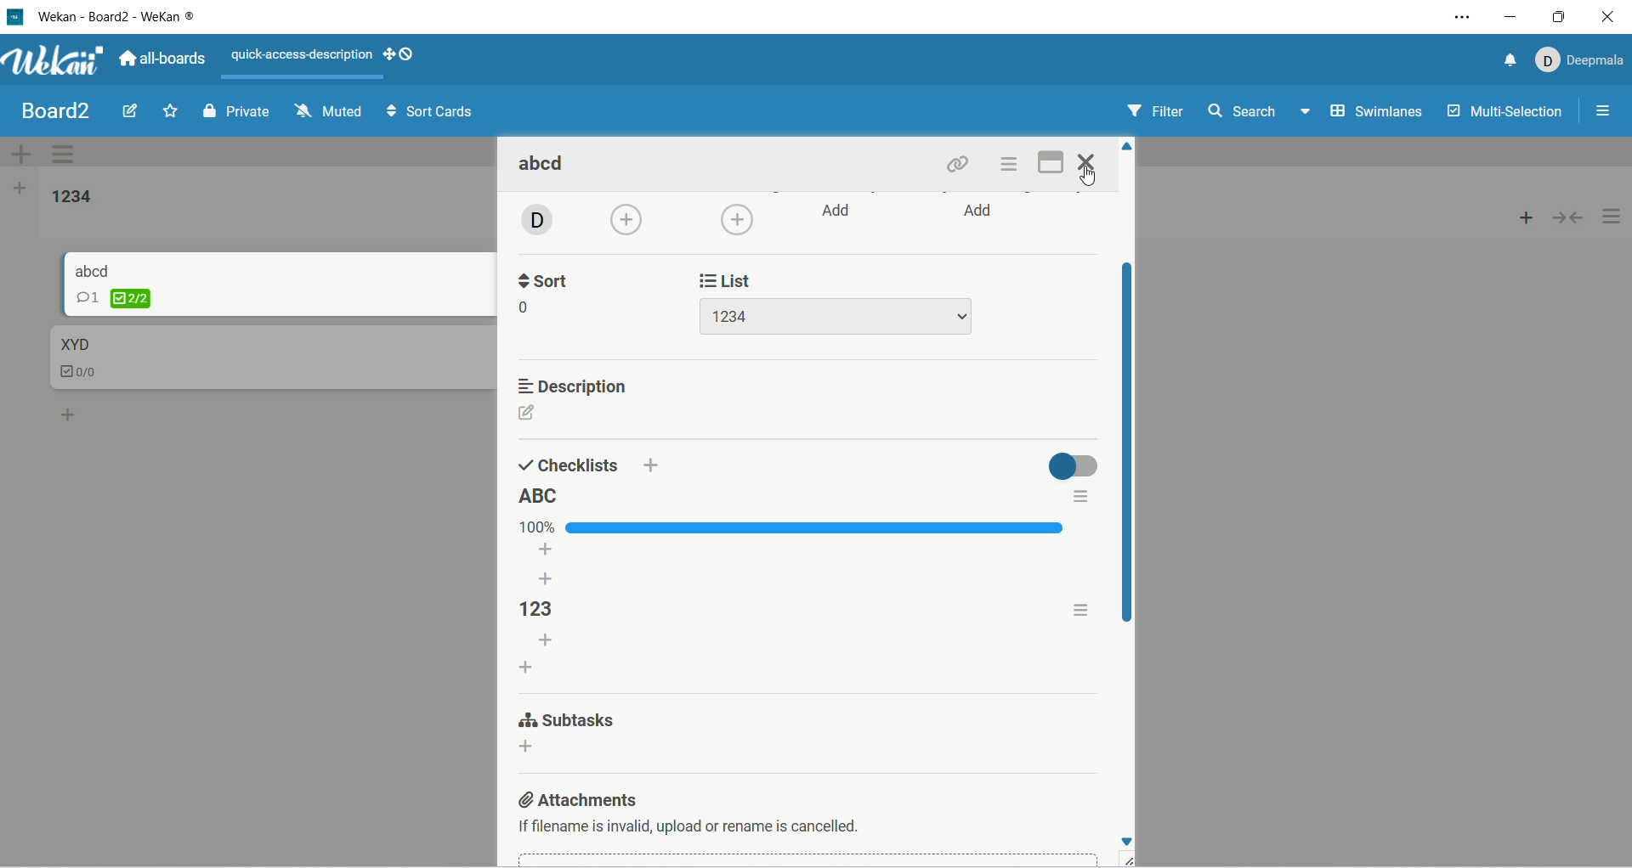  I want to click on add, so click(550, 641).